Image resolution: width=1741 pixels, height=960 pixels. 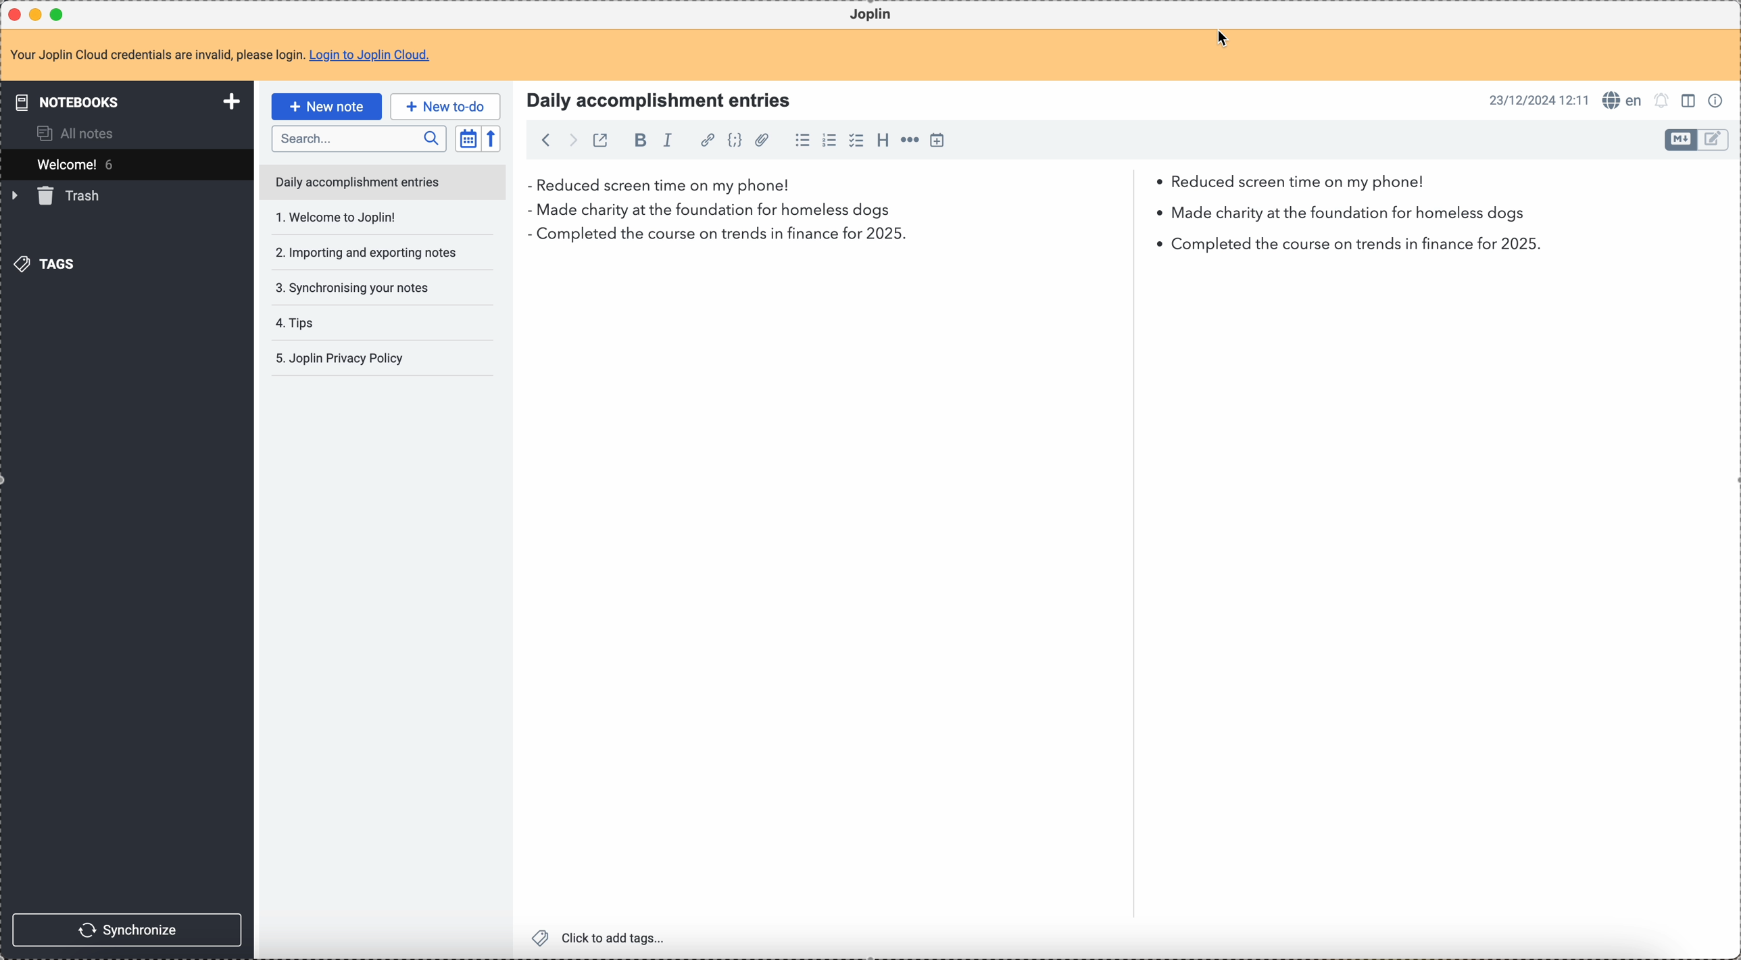 I want to click on maximize, so click(x=58, y=14).